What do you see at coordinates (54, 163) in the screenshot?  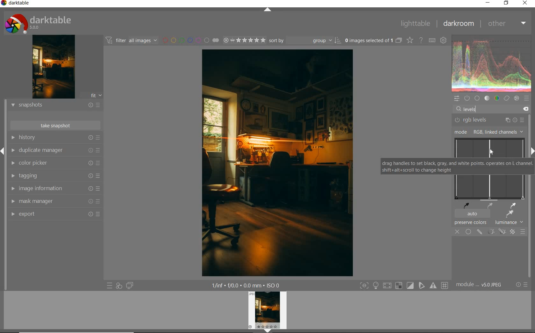 I see `color picker` at bounding box center [54, 163].